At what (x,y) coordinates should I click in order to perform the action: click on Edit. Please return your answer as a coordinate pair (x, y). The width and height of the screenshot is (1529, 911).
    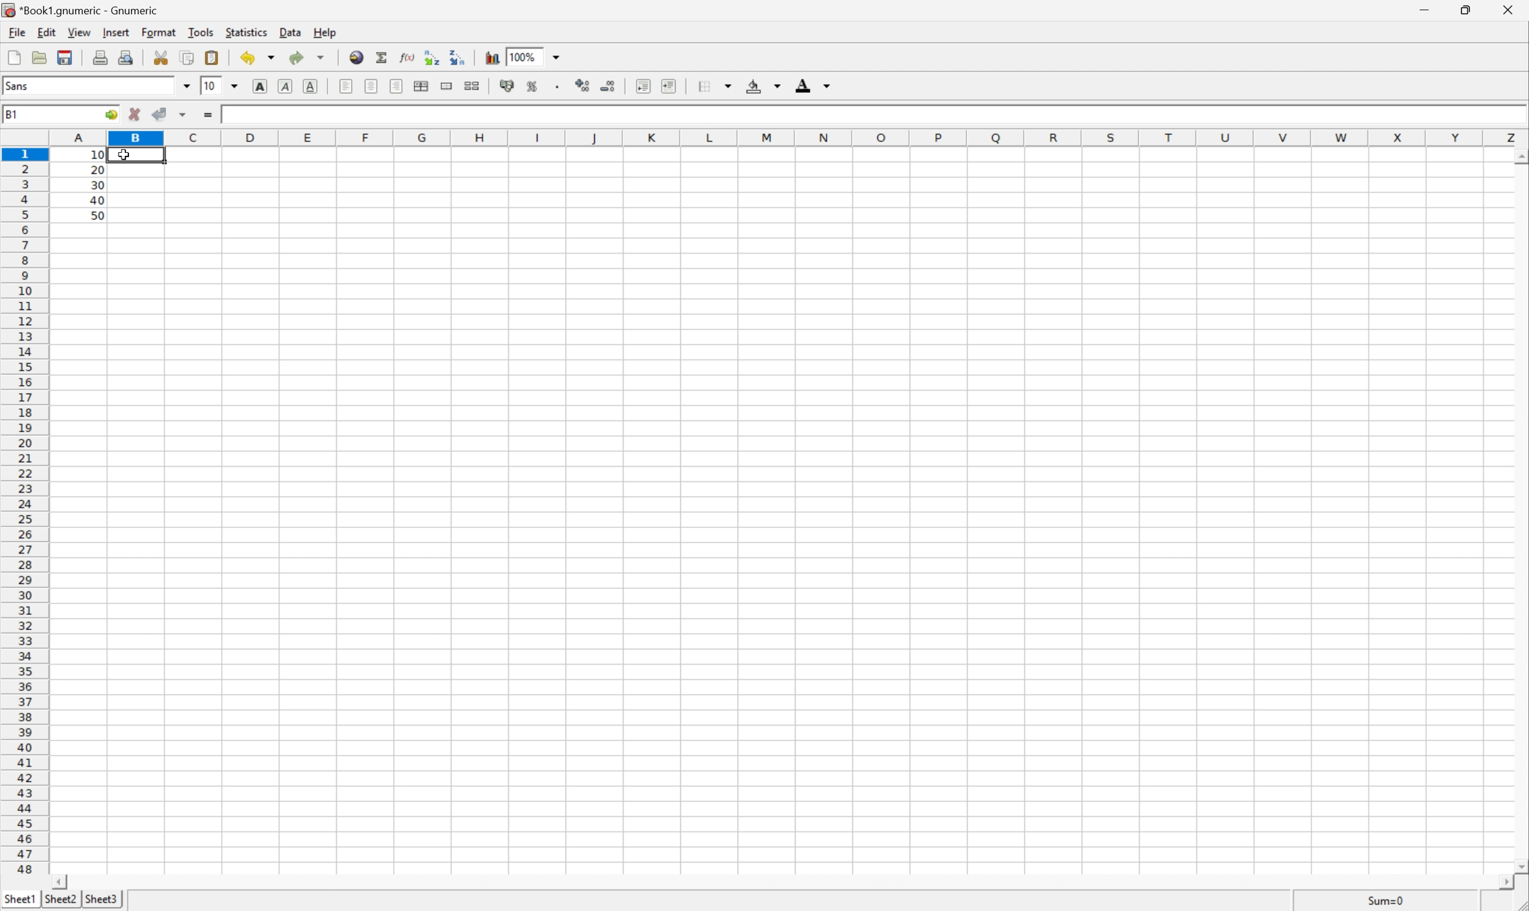
    Looking at the image, I should click on (46, 31).